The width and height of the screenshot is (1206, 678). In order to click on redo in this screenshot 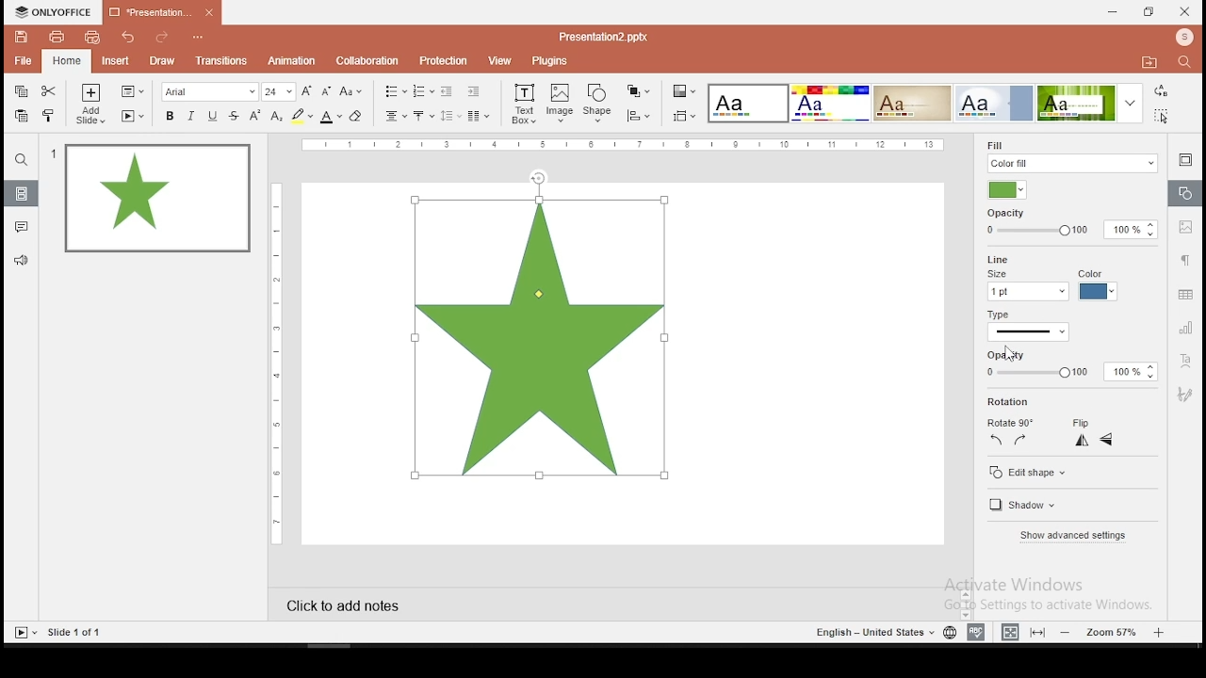, I will do `click(161, 39)`.